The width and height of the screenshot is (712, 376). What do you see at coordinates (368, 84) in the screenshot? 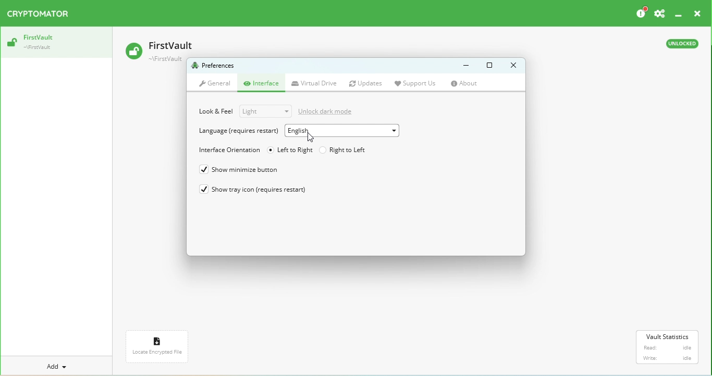
I see `Updates` at bounding box center [368, 84].